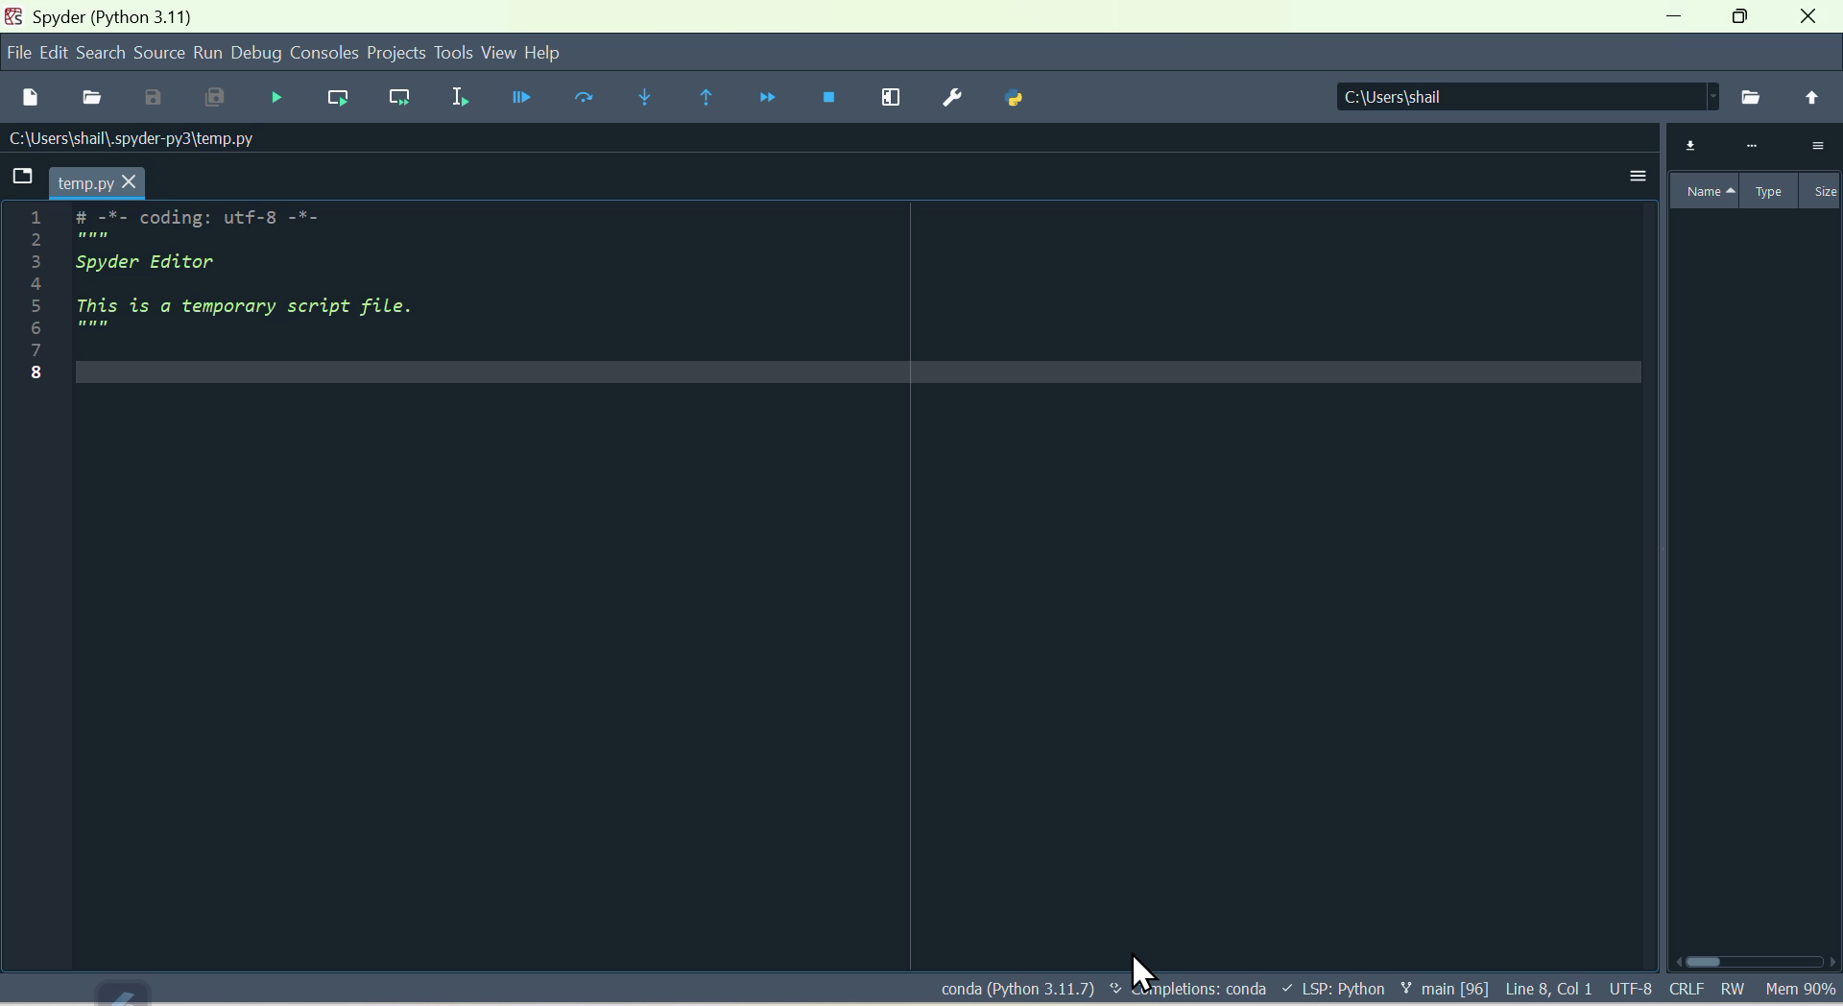 This screenshot has width=1843, height=1006. Describe the element at coordinates (396, 52) in the screenshot. I see `Projects` at that location.